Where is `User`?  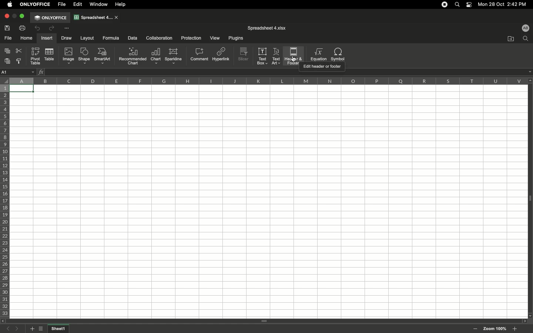
User is located at coordinates (525, 28).